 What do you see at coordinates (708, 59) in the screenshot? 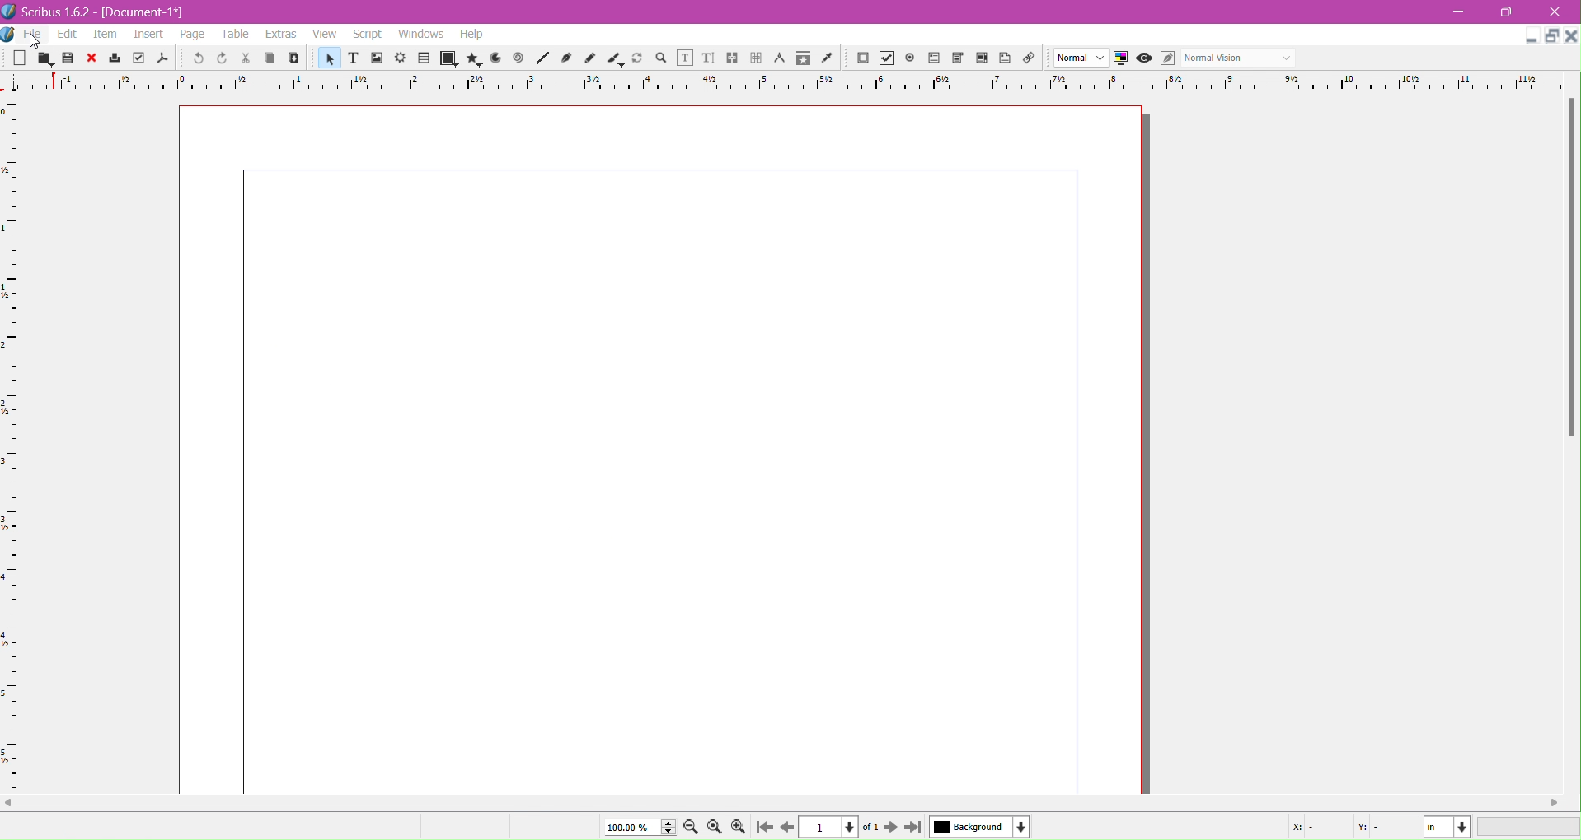
I see `edit text with story editor` at bounding box center [708, 59].